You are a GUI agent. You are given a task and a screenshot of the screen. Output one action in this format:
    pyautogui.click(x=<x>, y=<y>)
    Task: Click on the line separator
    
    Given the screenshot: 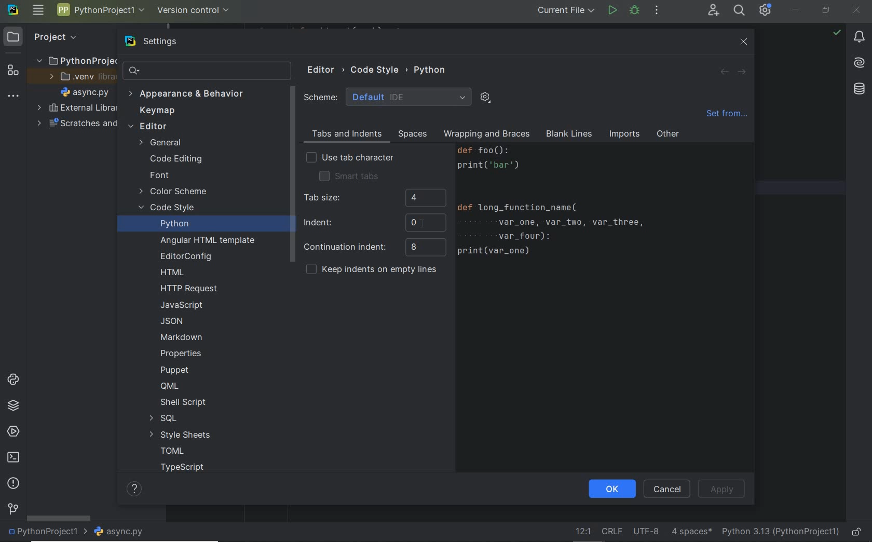 What is the action you would take?
    pyautogui.click(x=614, y=530)
    